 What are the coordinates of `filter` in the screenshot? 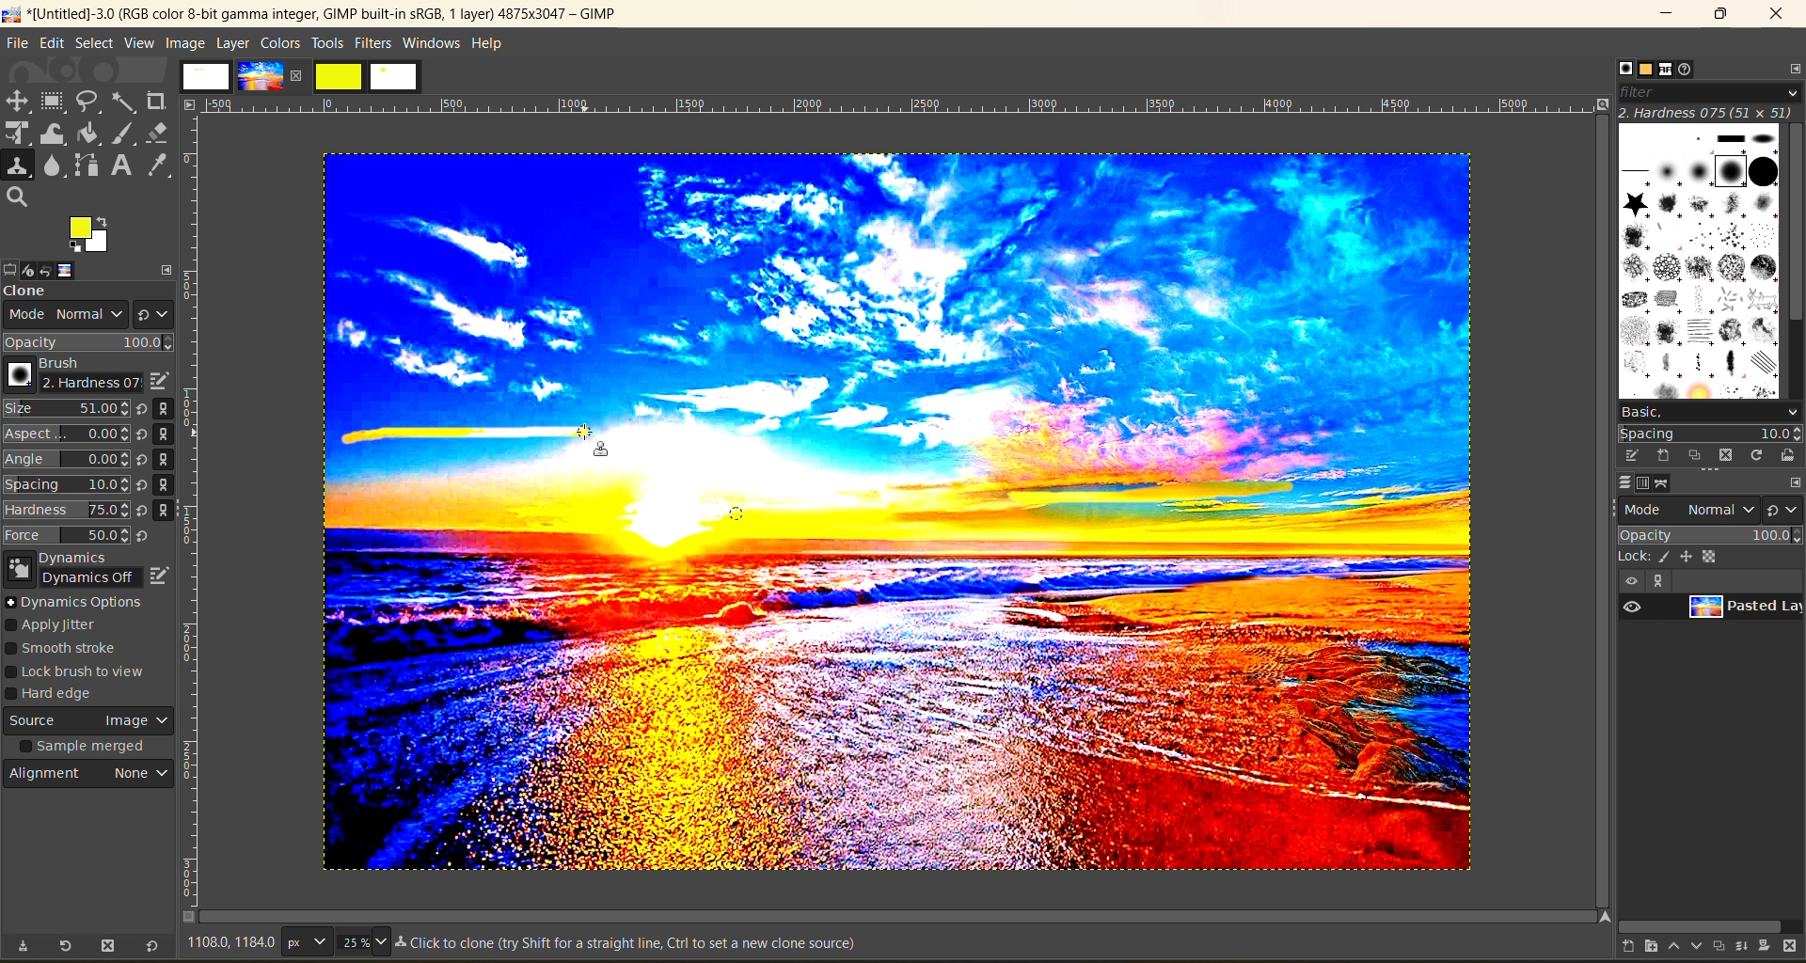 It's located at (1707, 91).